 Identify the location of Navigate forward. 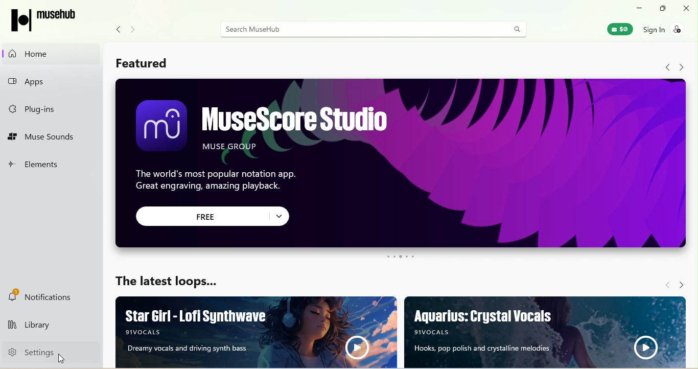
(135, 30).